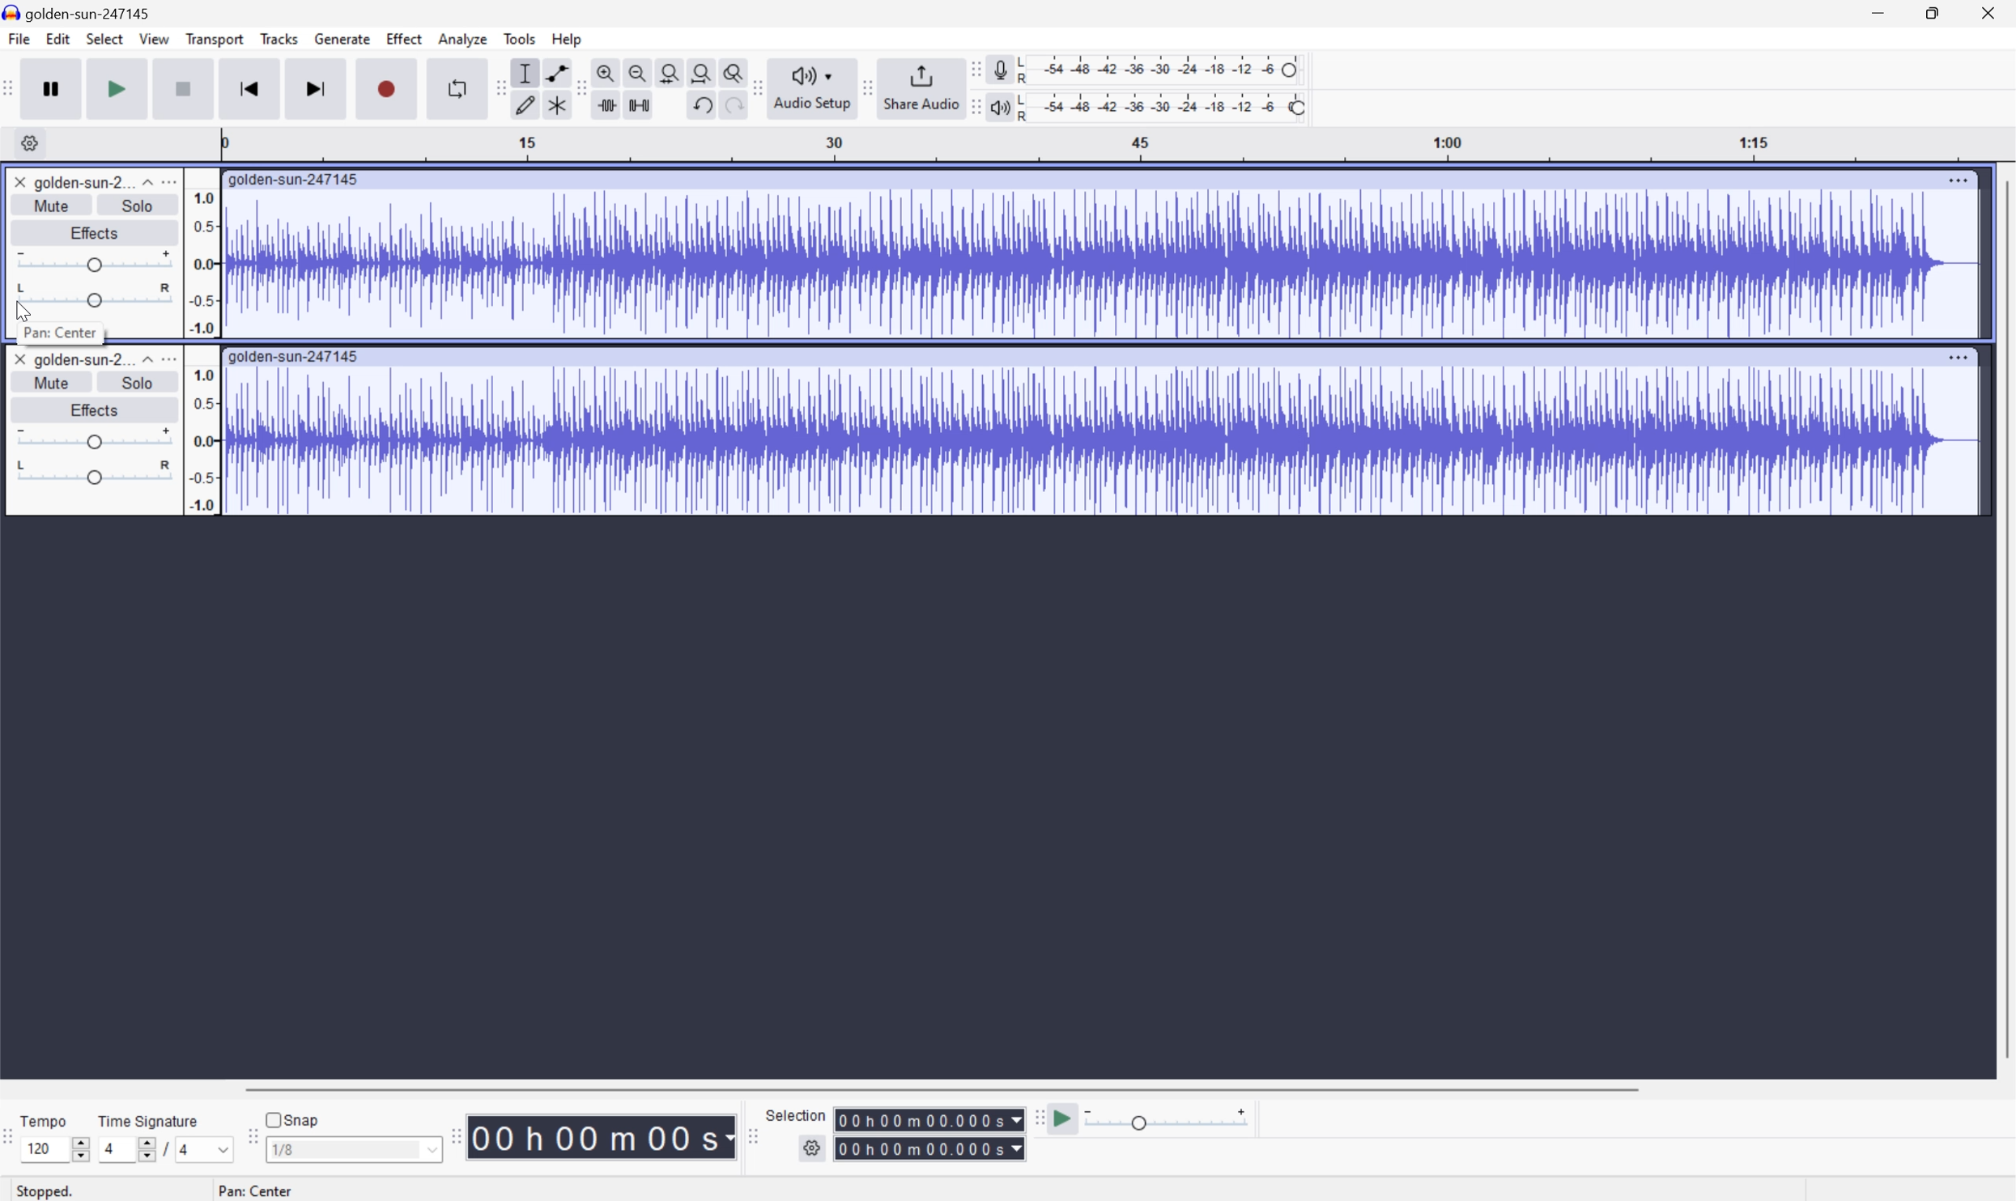 This screenshot has width=2016, height=1201. Describe the element at coordinates (142, 362) in the screenshot. I see `Drop Down` at that location.